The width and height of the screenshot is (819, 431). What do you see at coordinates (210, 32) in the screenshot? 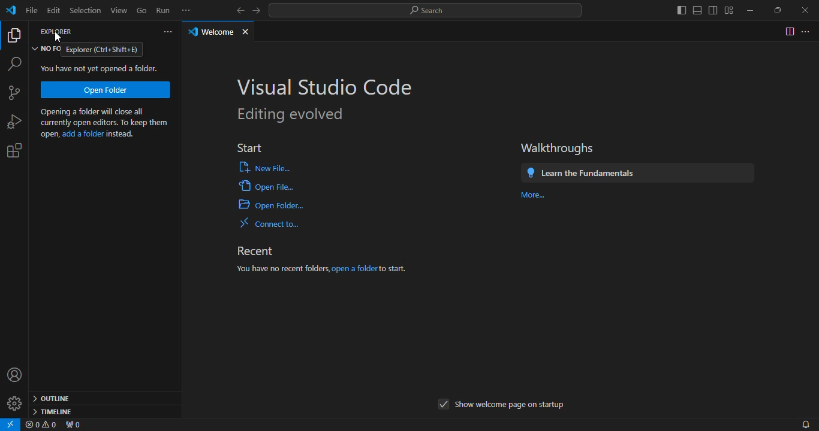
I see `welcome` at bounding box center [210, 32].